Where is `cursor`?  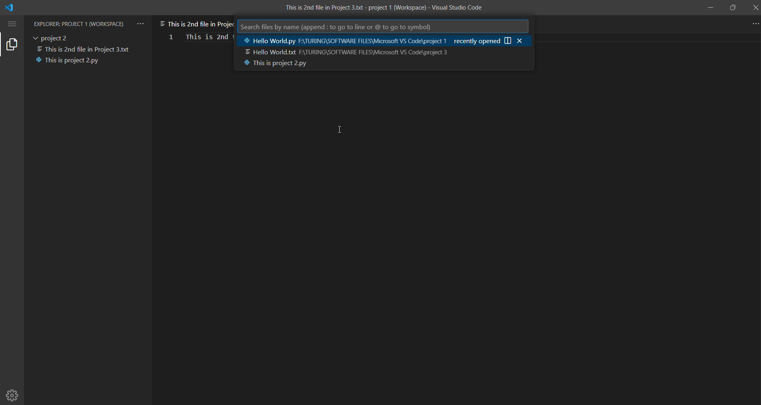 cursor is located at coordinates (340, 129).